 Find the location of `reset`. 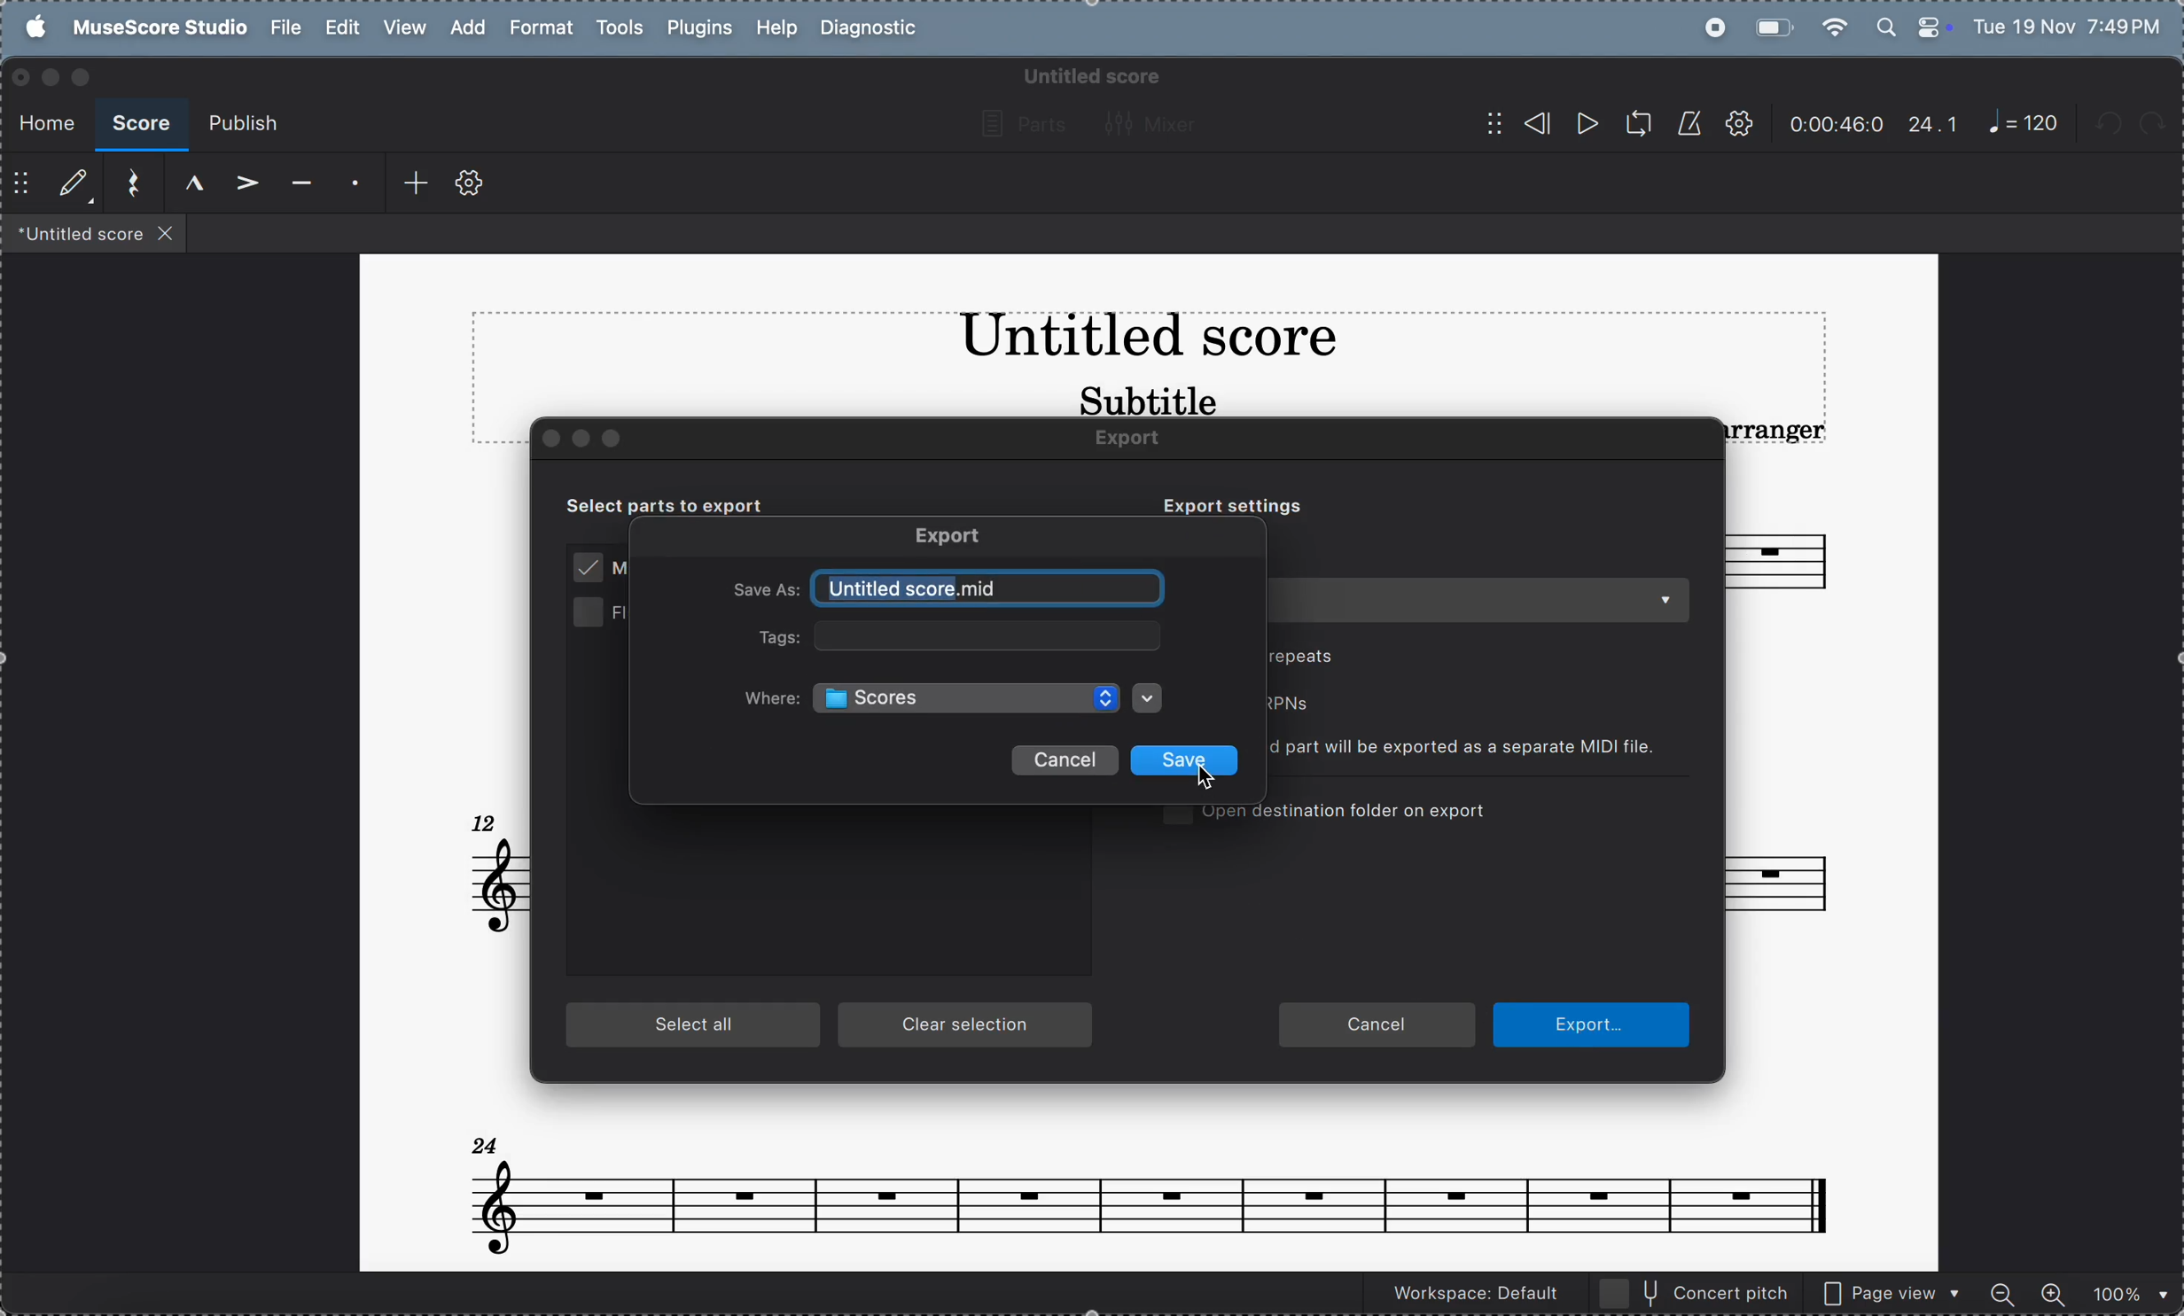

reset is located at coordinates (128, 184).